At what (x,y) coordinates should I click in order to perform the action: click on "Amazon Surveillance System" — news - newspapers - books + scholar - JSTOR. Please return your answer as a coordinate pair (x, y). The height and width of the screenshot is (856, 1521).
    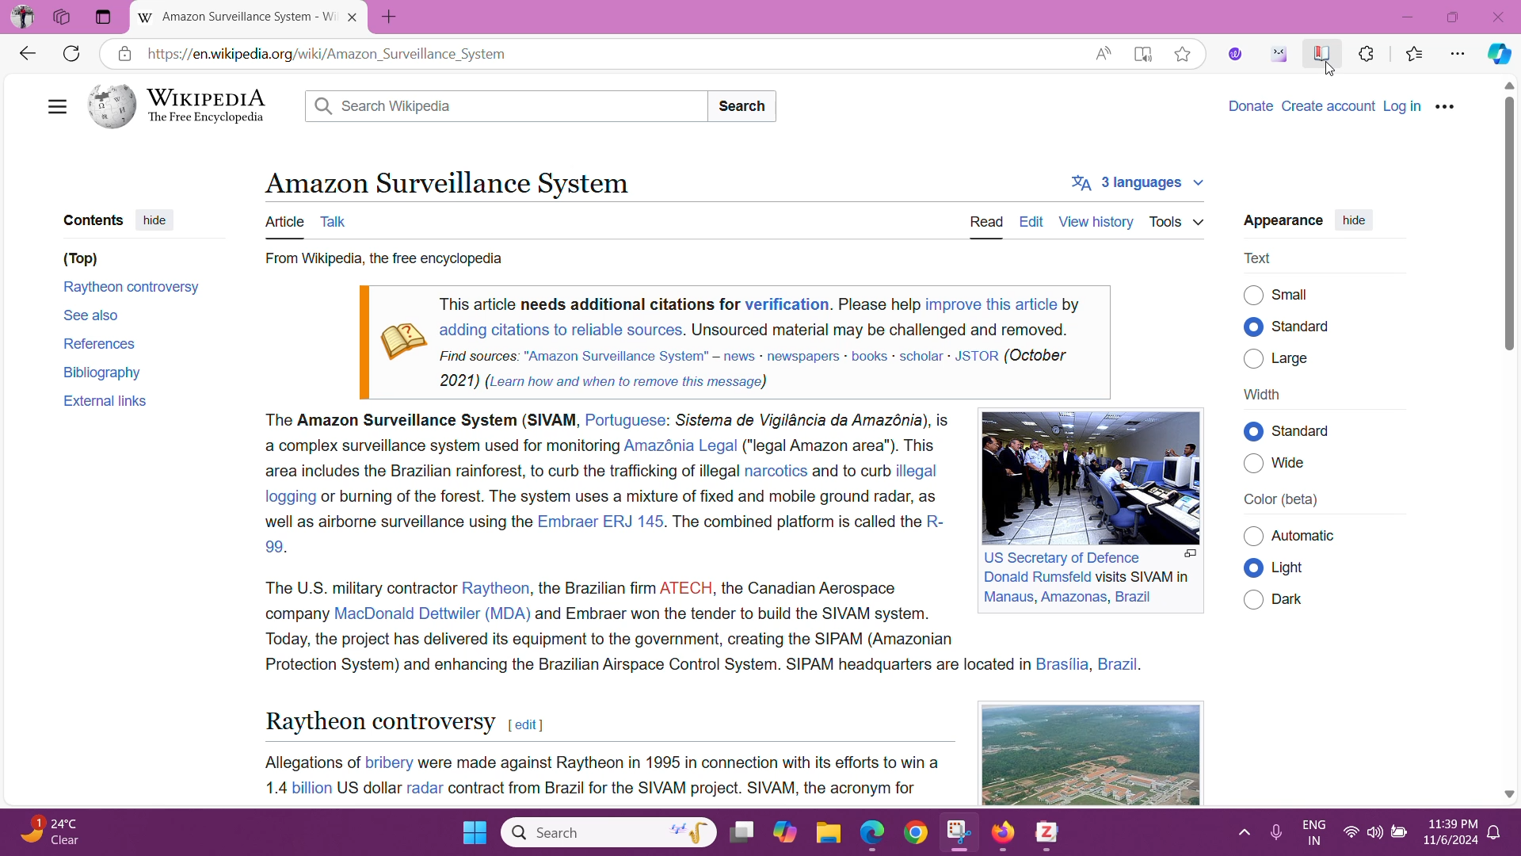
    Looking at the image, I should click on (760, 356).